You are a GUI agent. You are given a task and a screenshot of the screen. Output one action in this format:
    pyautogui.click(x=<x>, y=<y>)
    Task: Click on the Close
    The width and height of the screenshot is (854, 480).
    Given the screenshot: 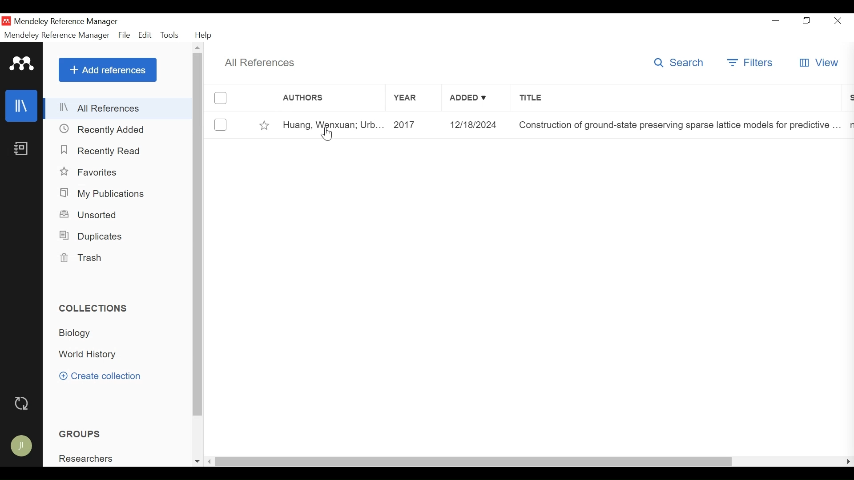 What is the action you would take?
    pyautogui.click(x=838, y=21)
    